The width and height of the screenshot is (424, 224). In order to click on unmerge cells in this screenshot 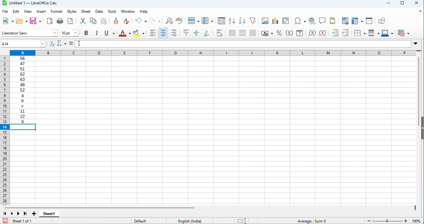, I will do `click(253, 33)`.